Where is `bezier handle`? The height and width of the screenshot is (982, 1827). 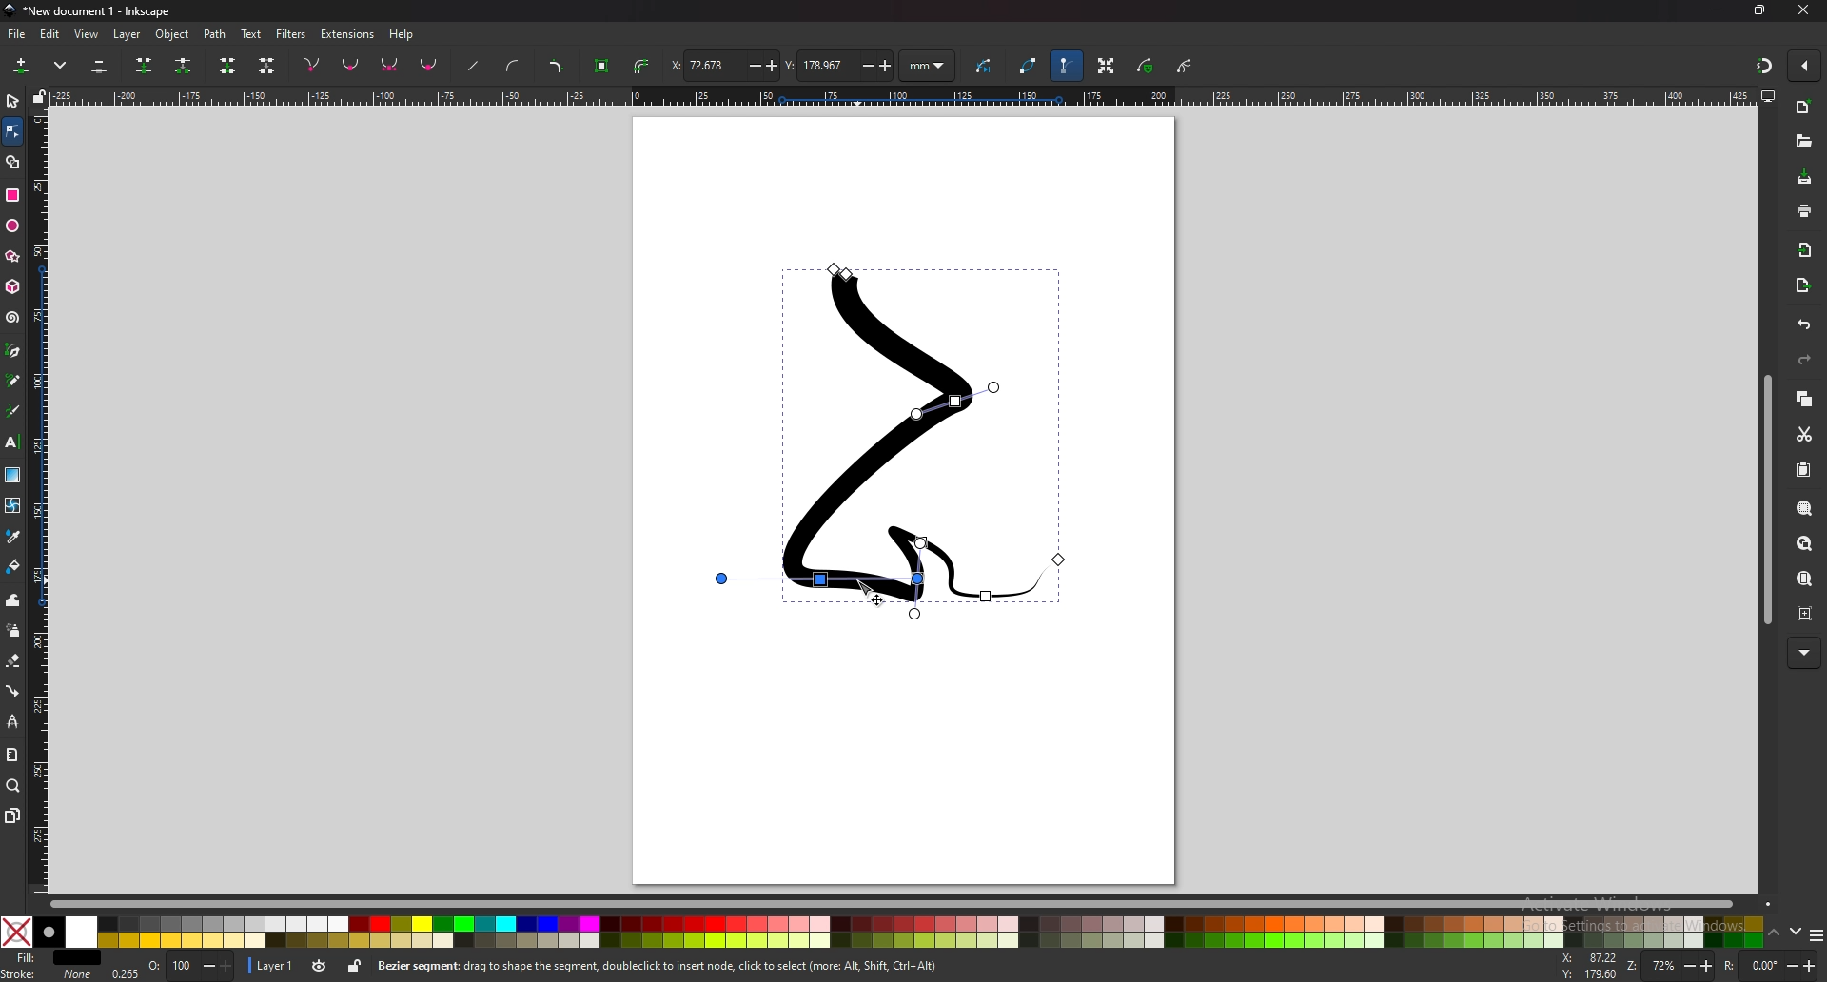 bezier handle is located at coordinates (1067, 67).